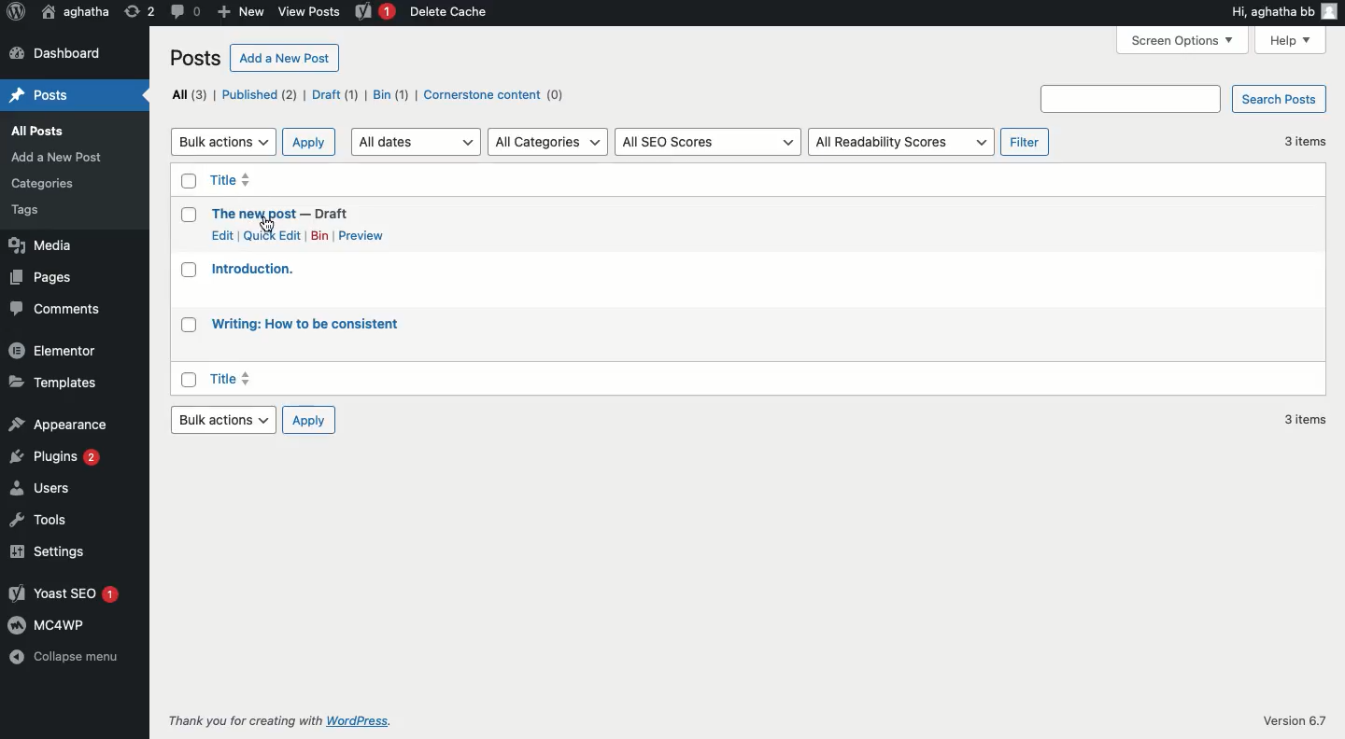 The width and height of the screenshot is (1345, 739). Describe the element at coordinates (44, 521) in the screenshot. I see `Tools` at that location.